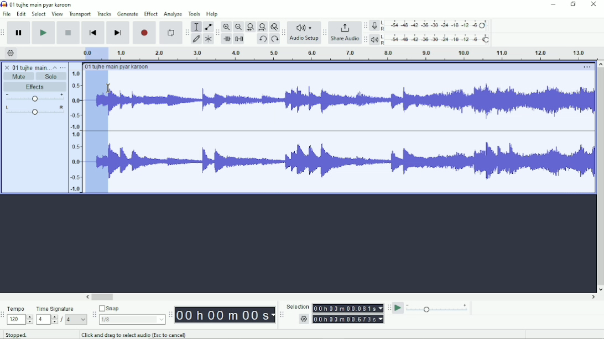 This screenshot has width=604, height=339. I want to click on Snap, so click(132, 309).